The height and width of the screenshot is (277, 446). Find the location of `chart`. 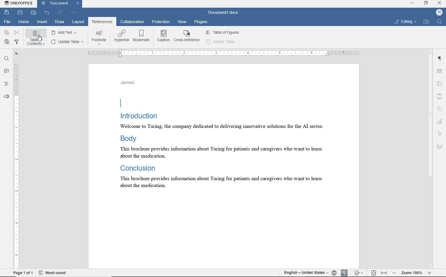

chart is located at coordinates (440, 121).